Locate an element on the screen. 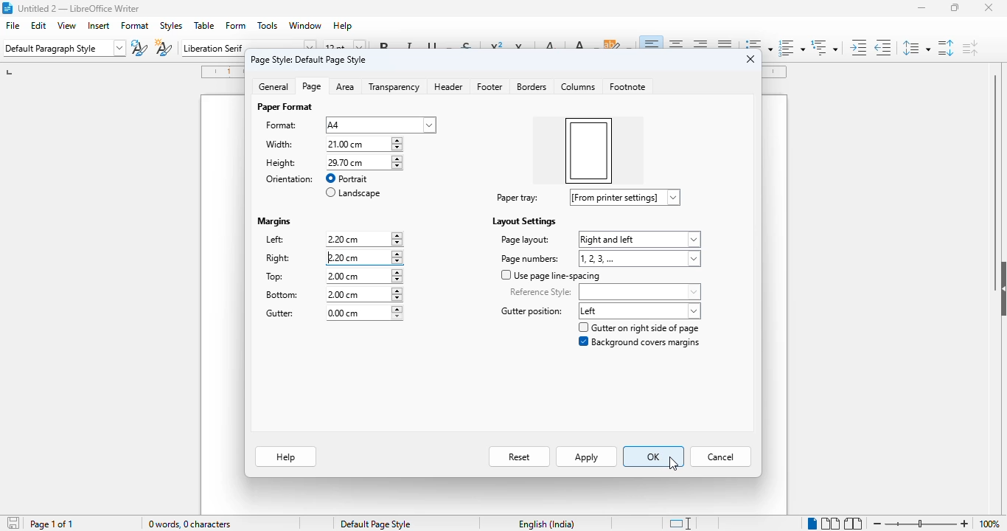 The height and width of the screenshot is (531, 1007). footer is located at coordinates (489, 86).